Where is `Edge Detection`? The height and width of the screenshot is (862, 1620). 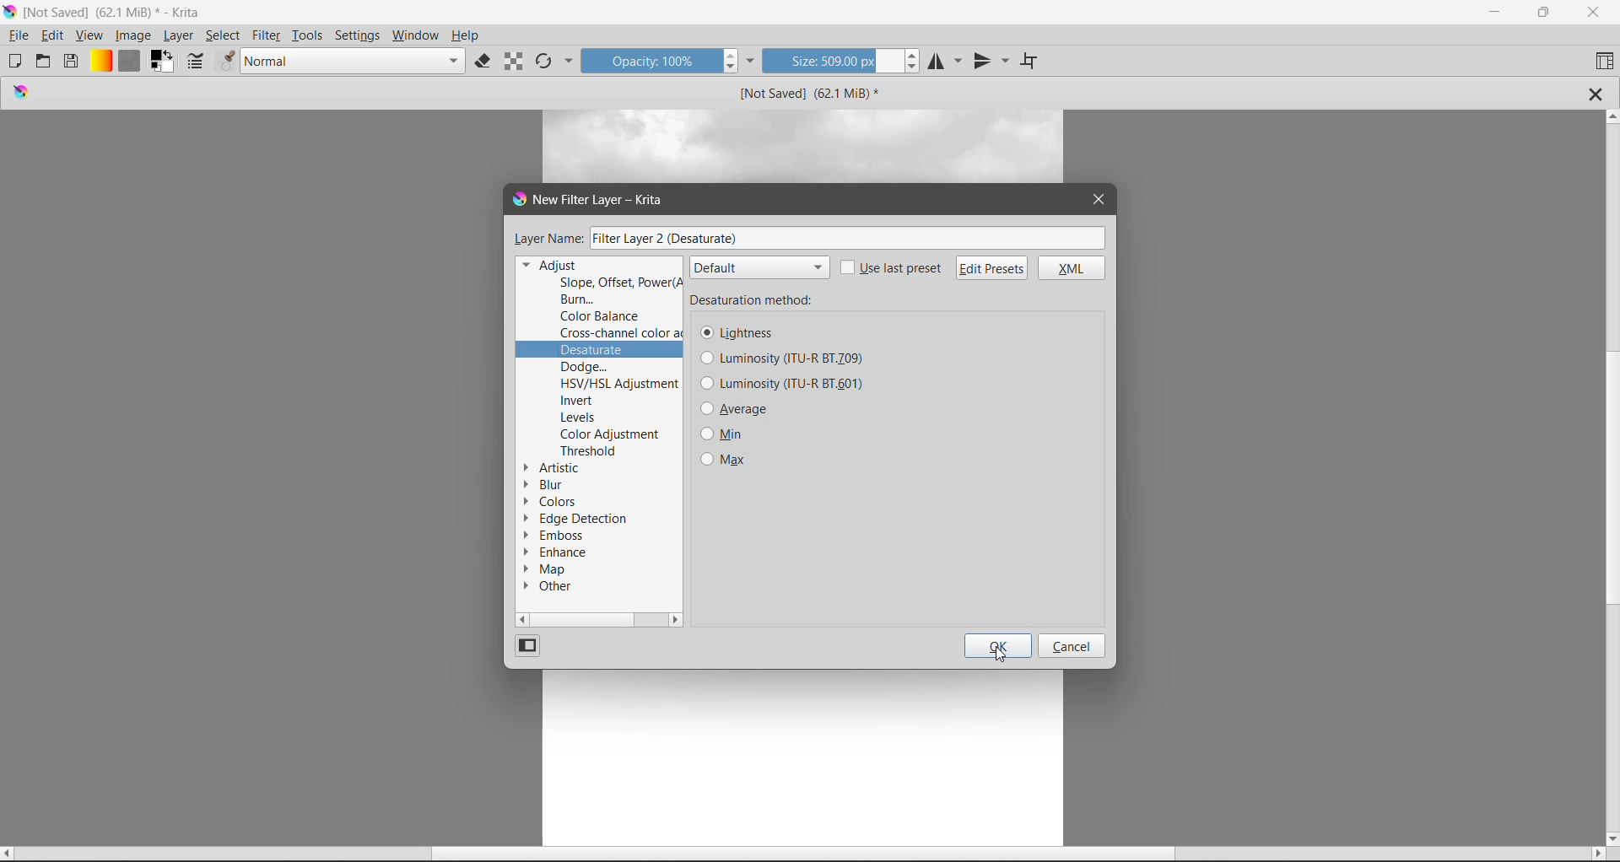 Edge Detection is located at coordinates (579, 519).